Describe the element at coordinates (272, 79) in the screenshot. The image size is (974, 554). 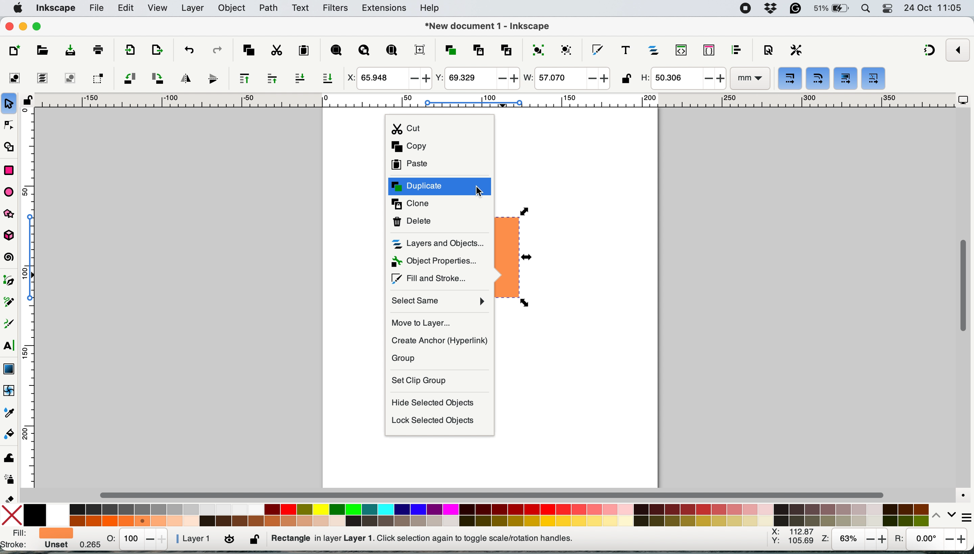
I see `raise selection one step` at that location.